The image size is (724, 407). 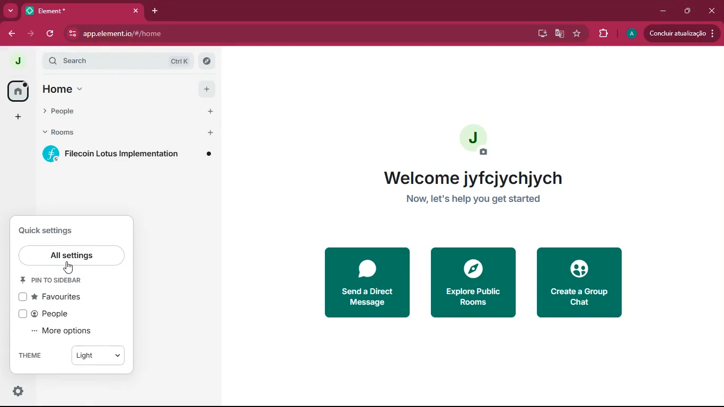 What do you see at coordinates (11, 33) in the screenshot?
I see `back` at bounding box center [11, 33].